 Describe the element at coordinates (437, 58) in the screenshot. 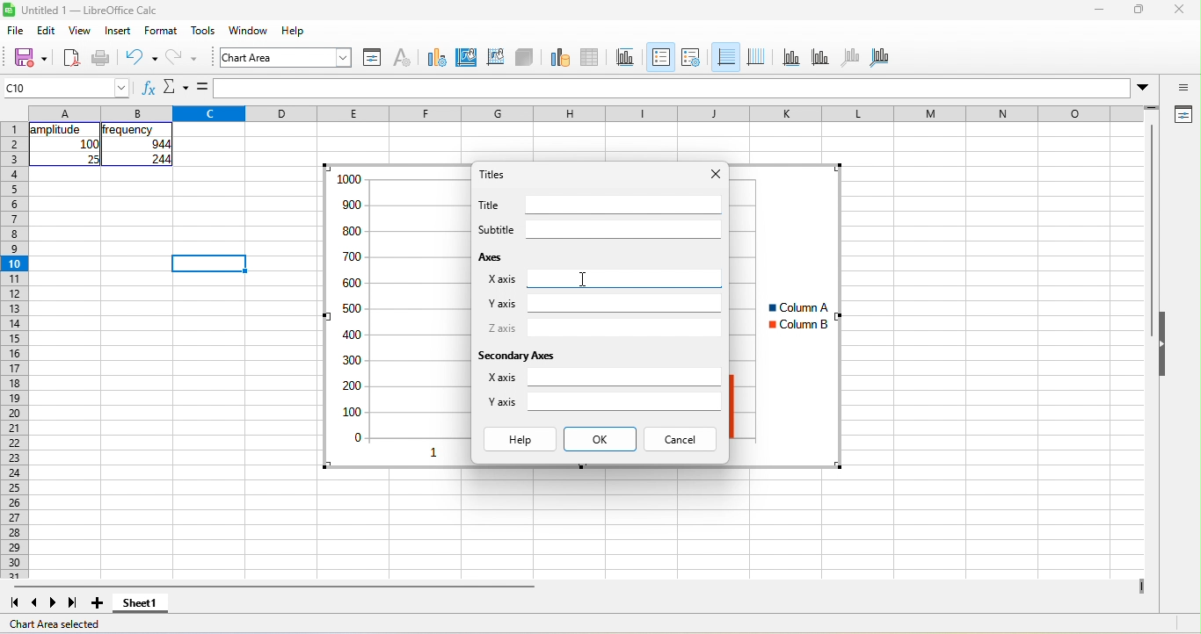

I see `chart type` at that location.